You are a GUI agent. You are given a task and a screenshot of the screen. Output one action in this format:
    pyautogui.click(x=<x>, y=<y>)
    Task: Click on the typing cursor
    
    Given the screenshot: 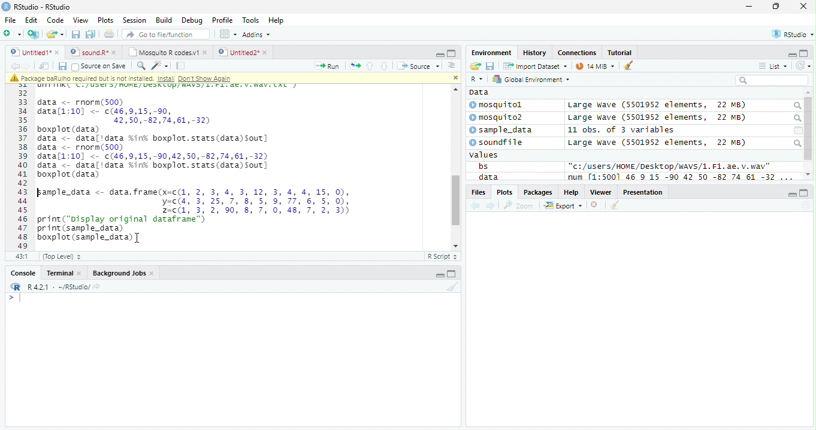 What is the action you would take?
    pyautogui.click(x=14, y=298)
    